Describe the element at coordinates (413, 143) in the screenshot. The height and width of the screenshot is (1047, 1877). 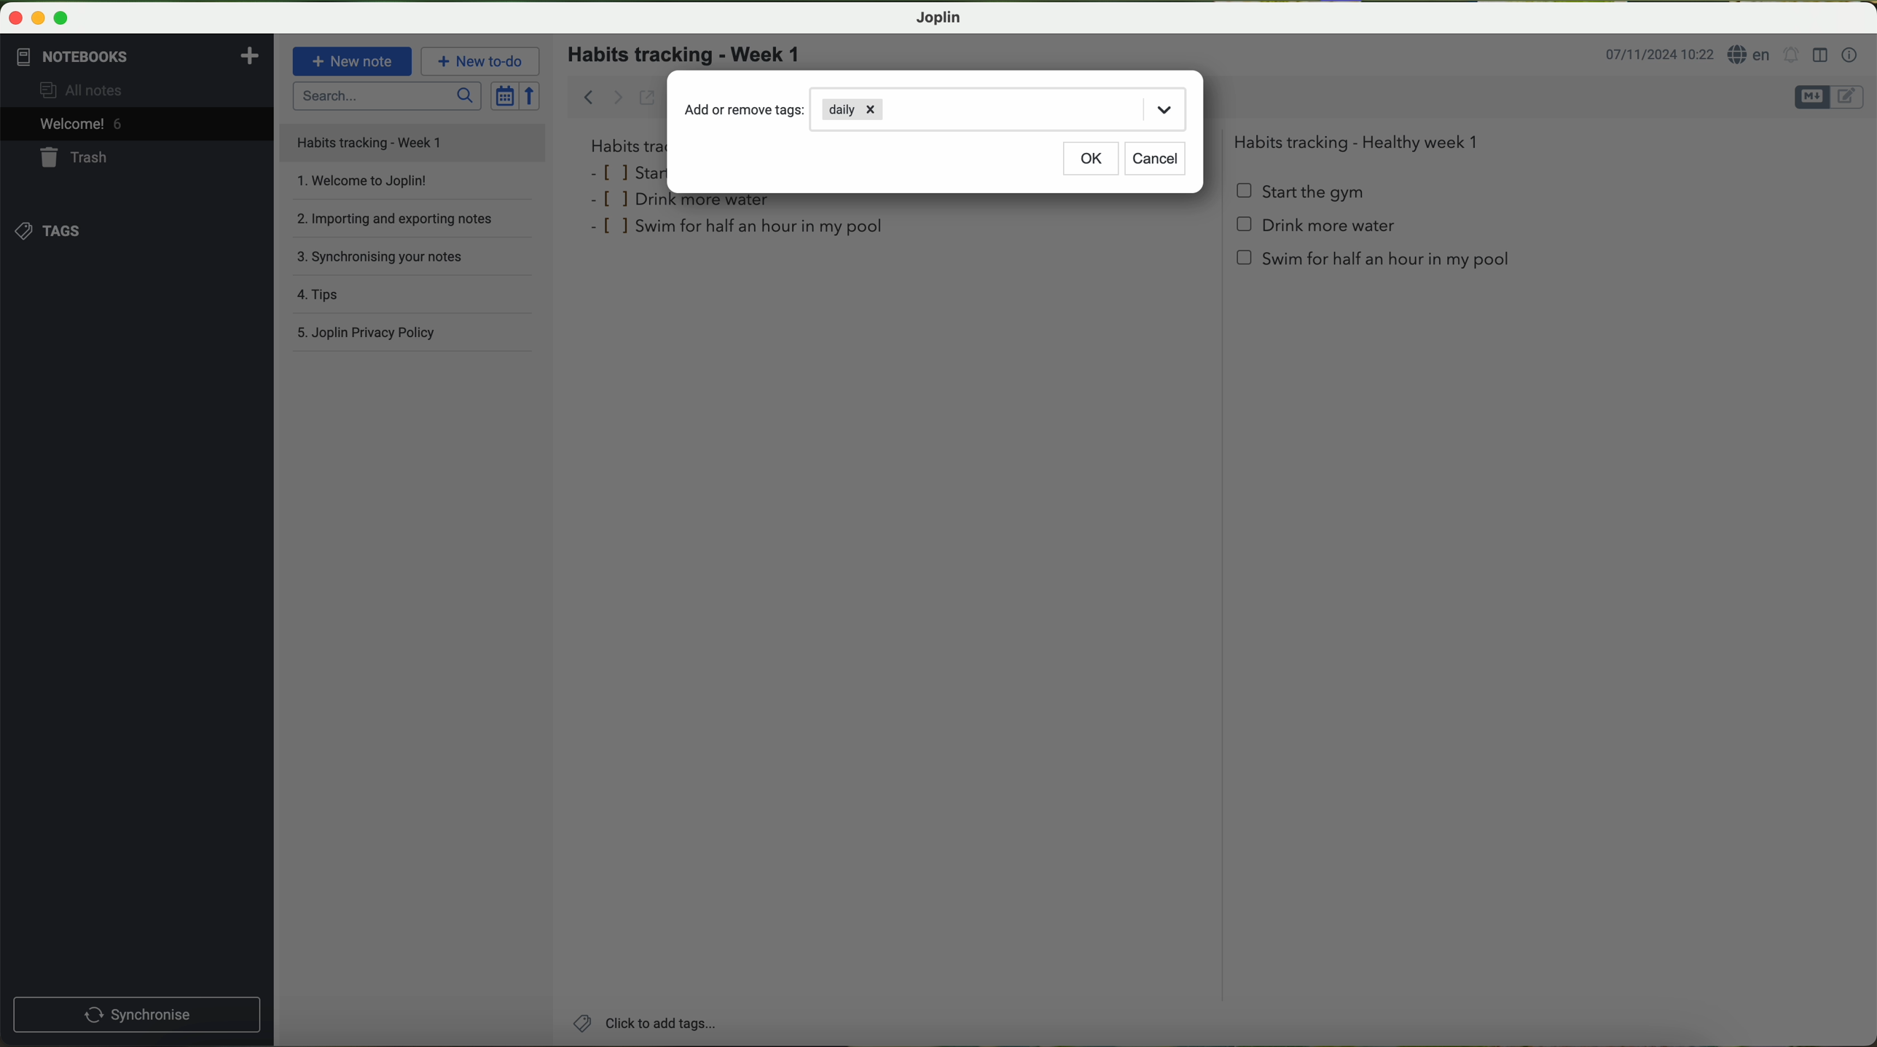
I see `file title` at that location.